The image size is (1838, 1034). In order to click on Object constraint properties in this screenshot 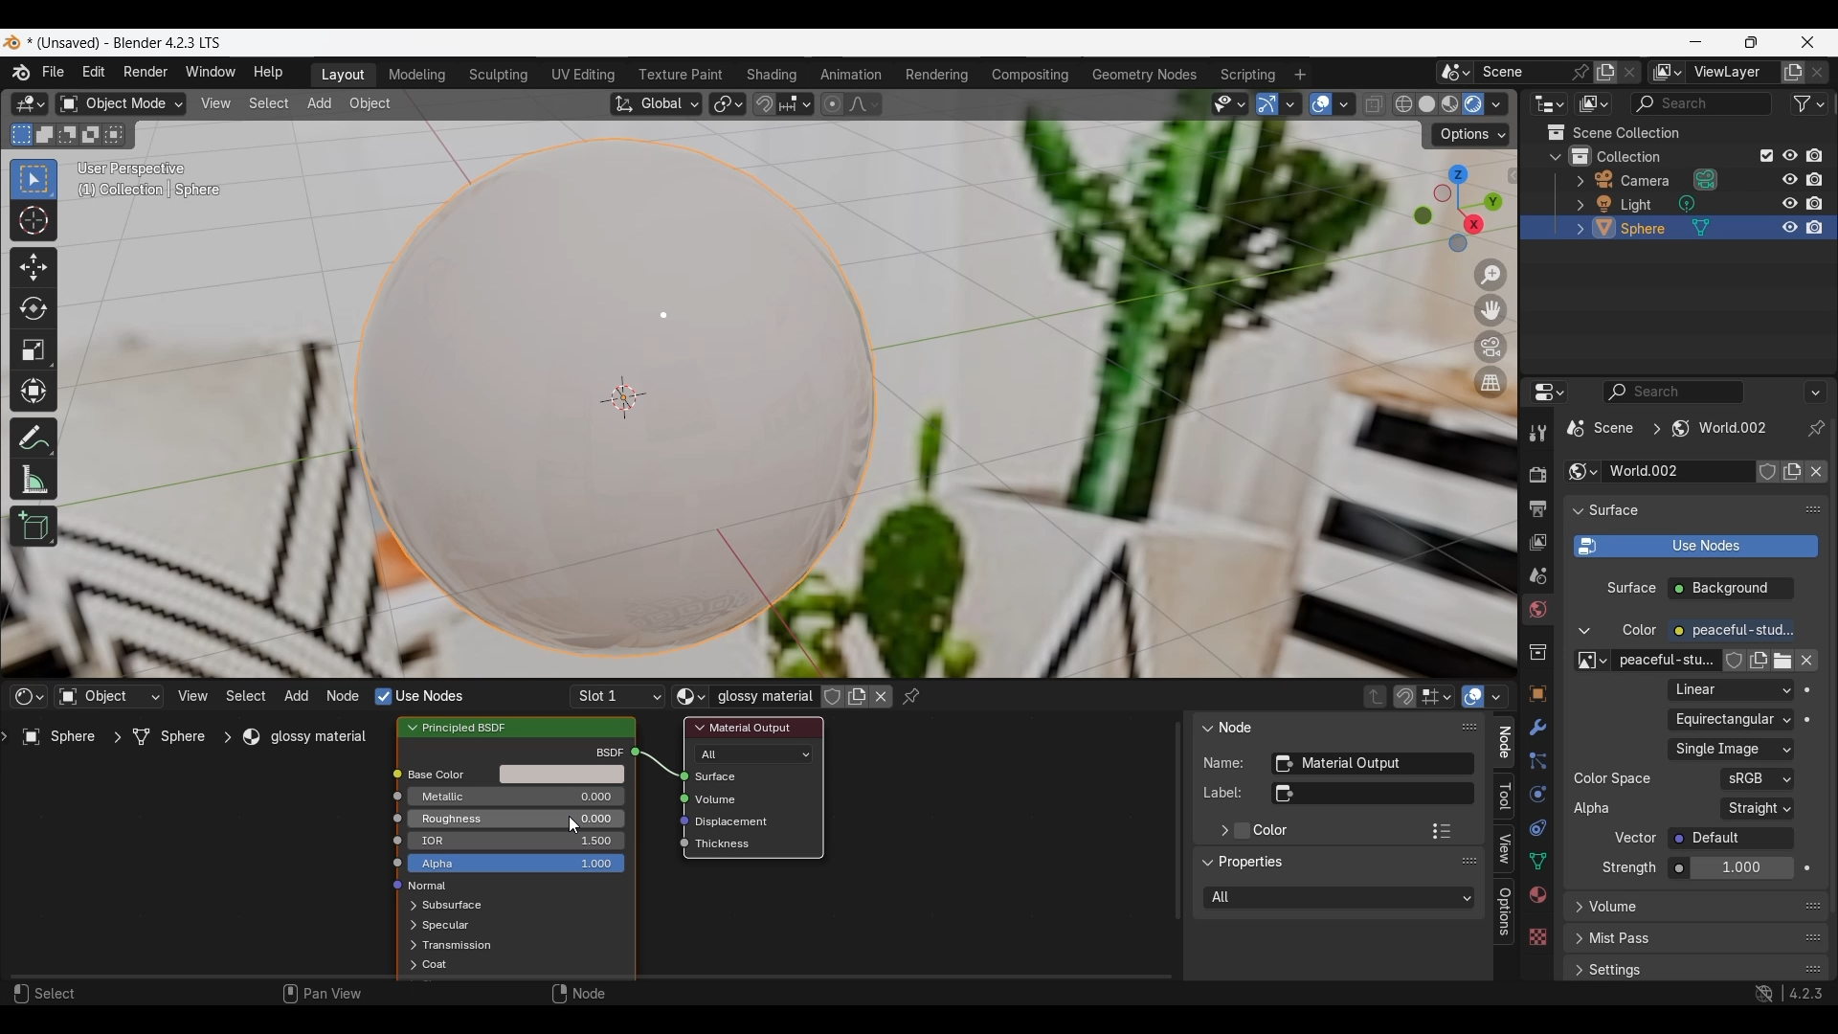, I will do `click(1536, 827)`.